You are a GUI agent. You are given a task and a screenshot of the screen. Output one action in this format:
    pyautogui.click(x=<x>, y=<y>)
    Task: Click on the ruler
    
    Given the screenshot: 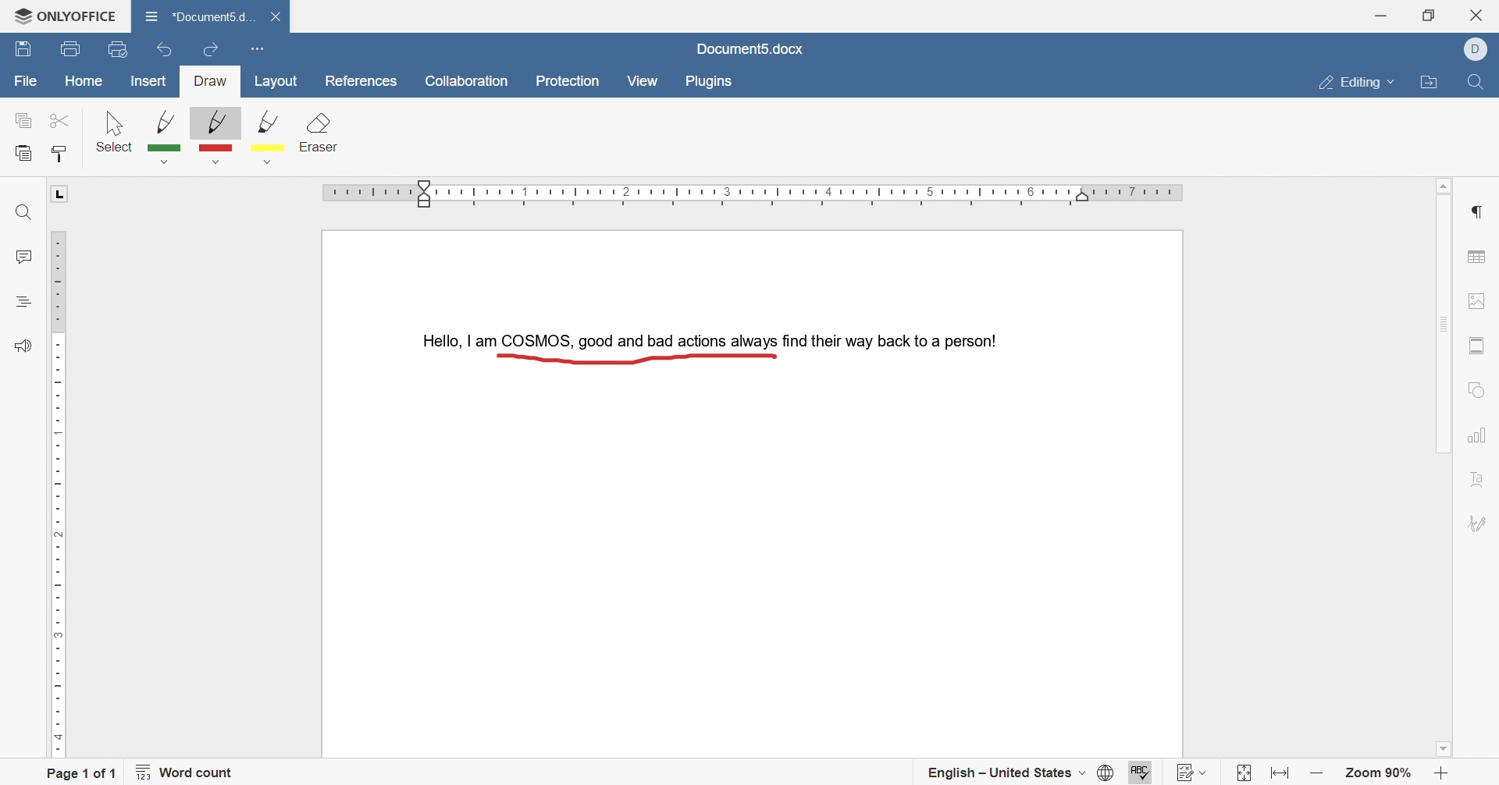 What is the action you would take?
    pyautogui.click(x=757, y=194)
    